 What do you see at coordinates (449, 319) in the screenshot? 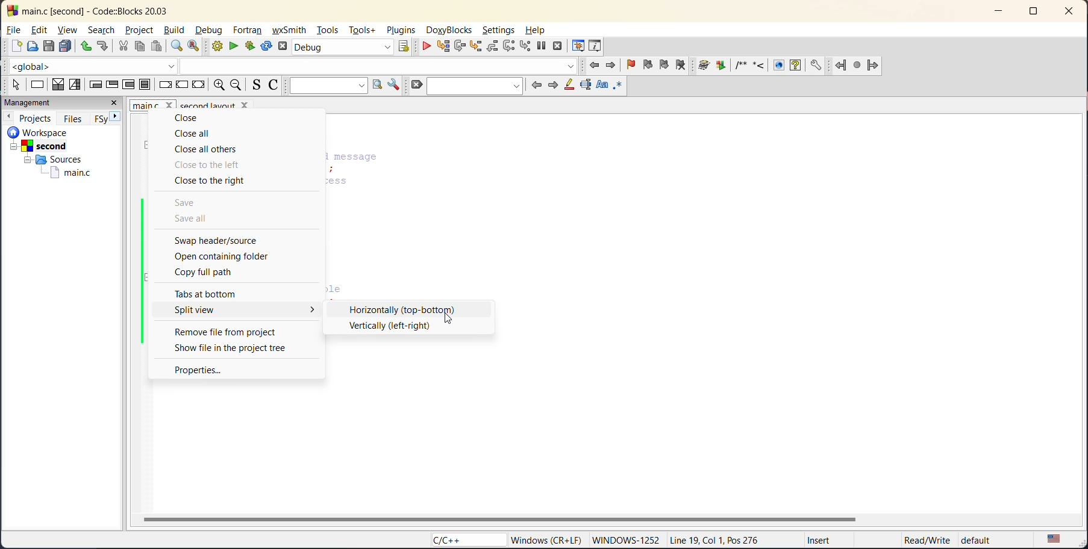
I see `cursor` at bounding box center [449, 319].